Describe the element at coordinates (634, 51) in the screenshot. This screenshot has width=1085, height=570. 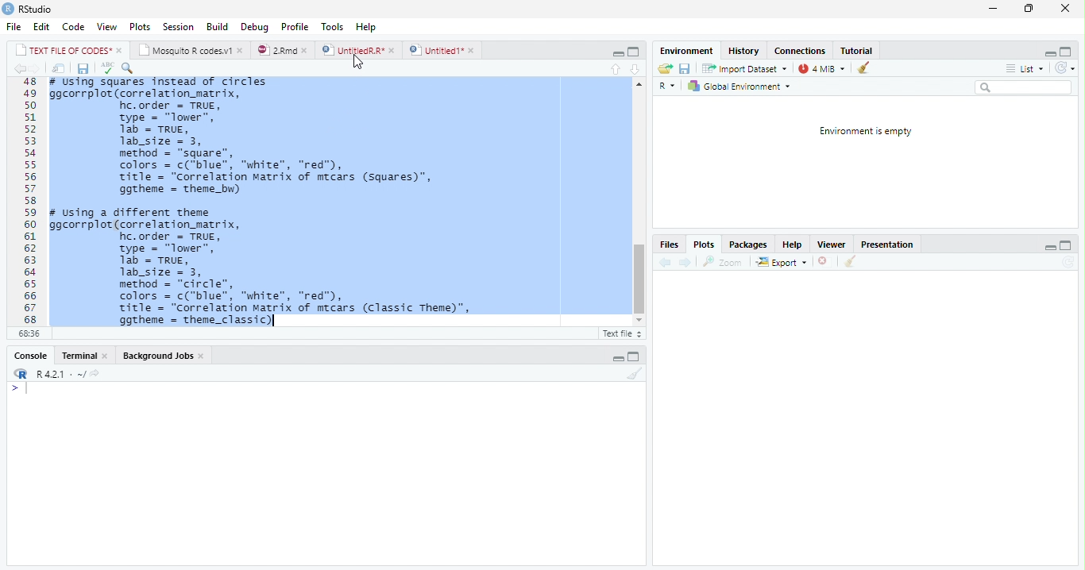
I see `hide console` at that location.